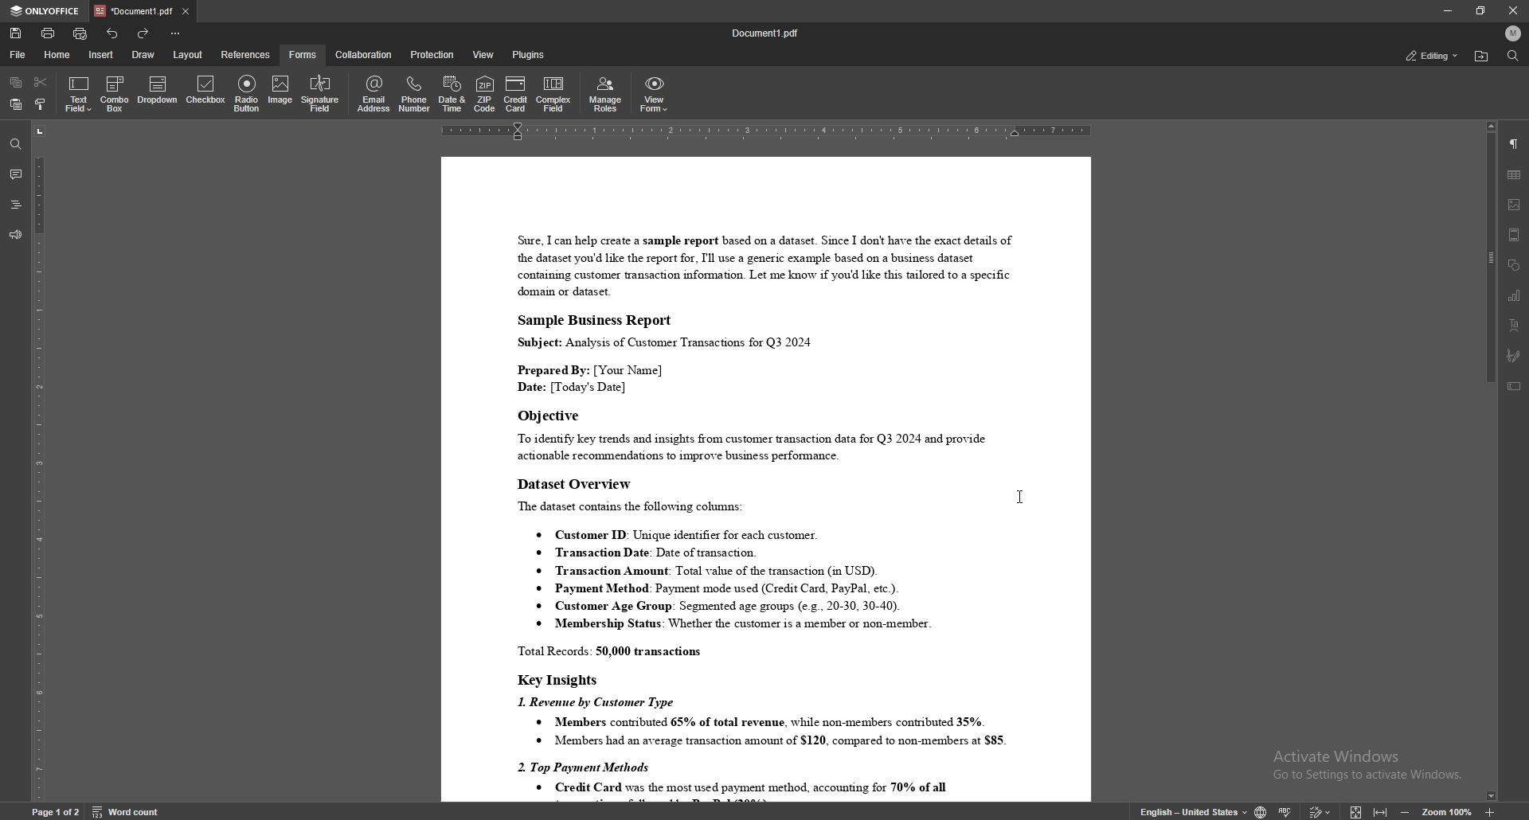 This screenshot has height=820, width=1529. Describe the element at coordinates (452, 94) in the screenshot. I see `date and time` at that location.